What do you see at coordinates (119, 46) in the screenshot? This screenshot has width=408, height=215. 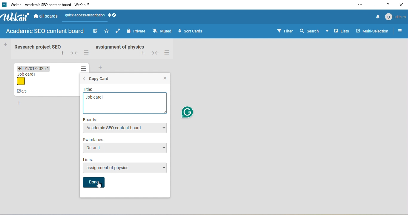 I see `assignment of physics` at bounding box center [119, 46].